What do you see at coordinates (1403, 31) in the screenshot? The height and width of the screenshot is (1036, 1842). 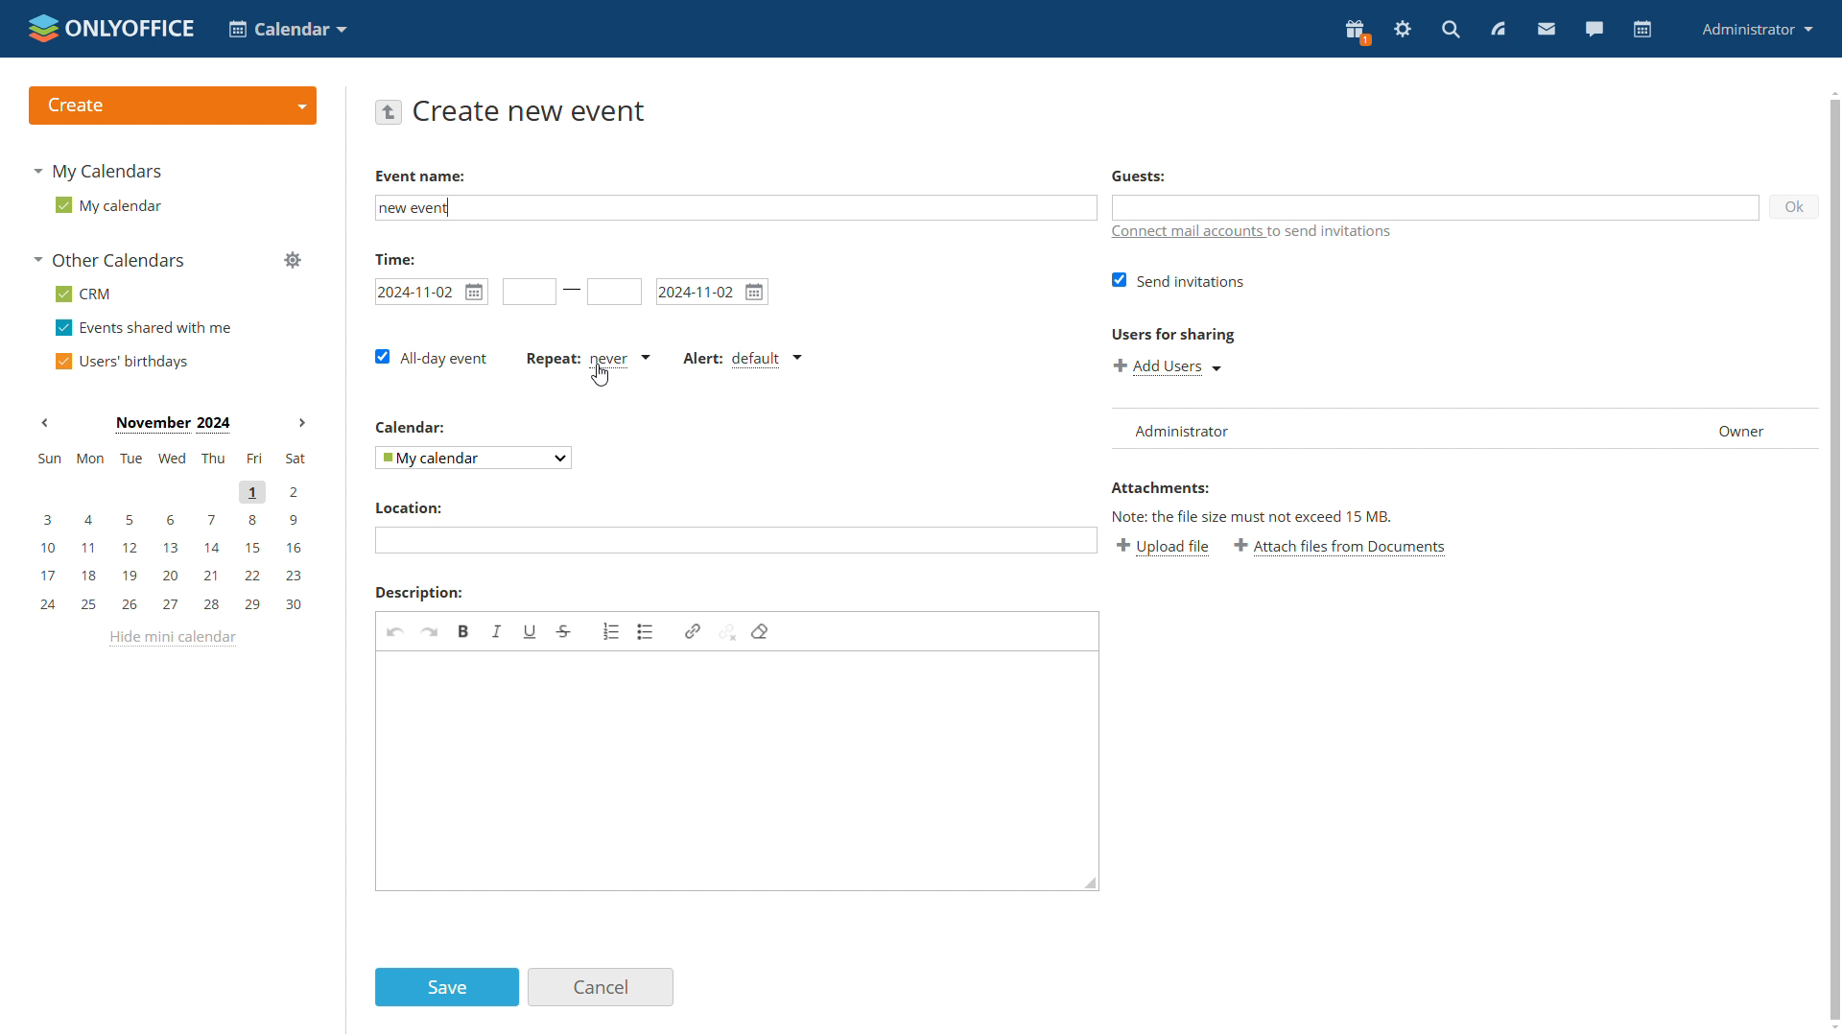 I see `settings` at bounding box center [1403, 31].